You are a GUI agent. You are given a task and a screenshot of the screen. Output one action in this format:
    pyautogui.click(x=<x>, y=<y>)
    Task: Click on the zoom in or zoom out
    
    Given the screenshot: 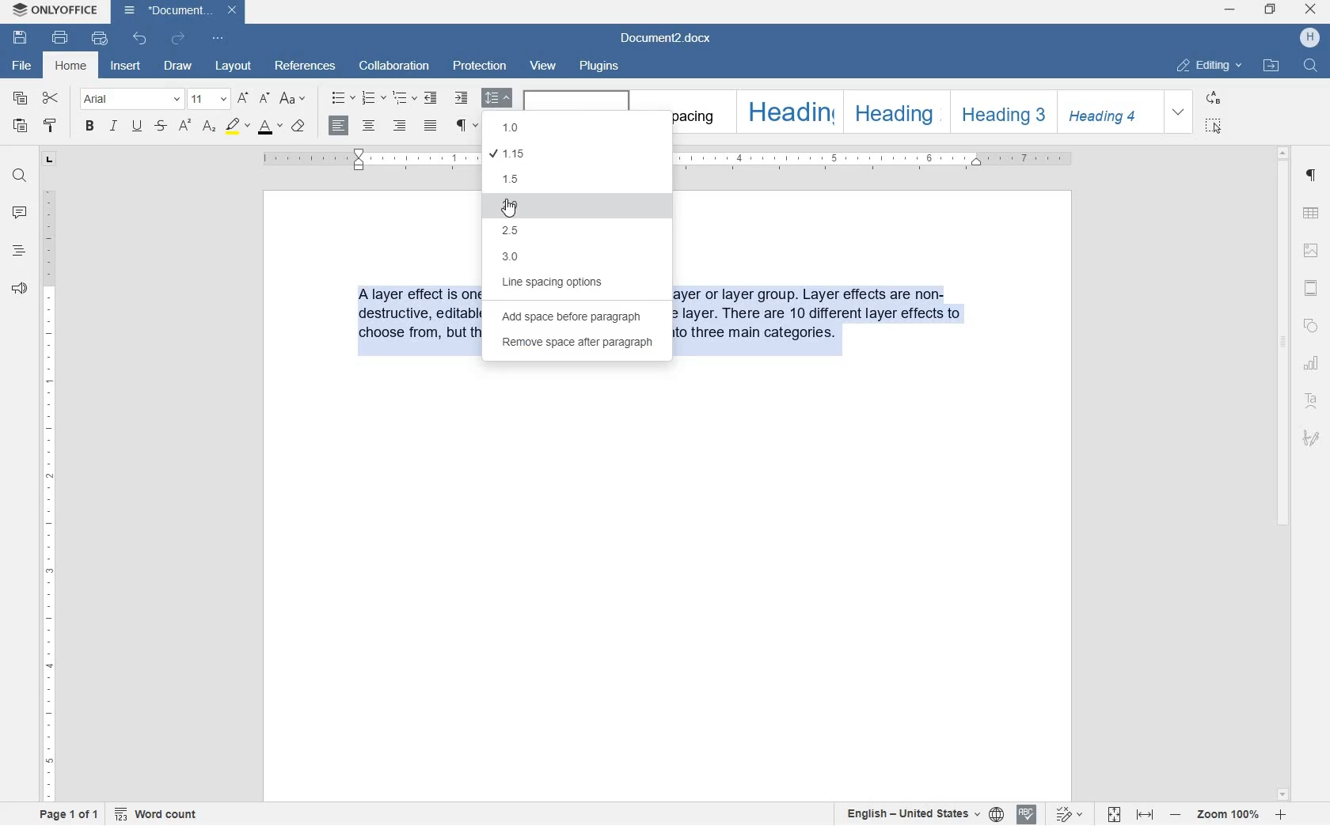 What is the action you would take?
    pyautogui.click(x=1227, y=815)
    